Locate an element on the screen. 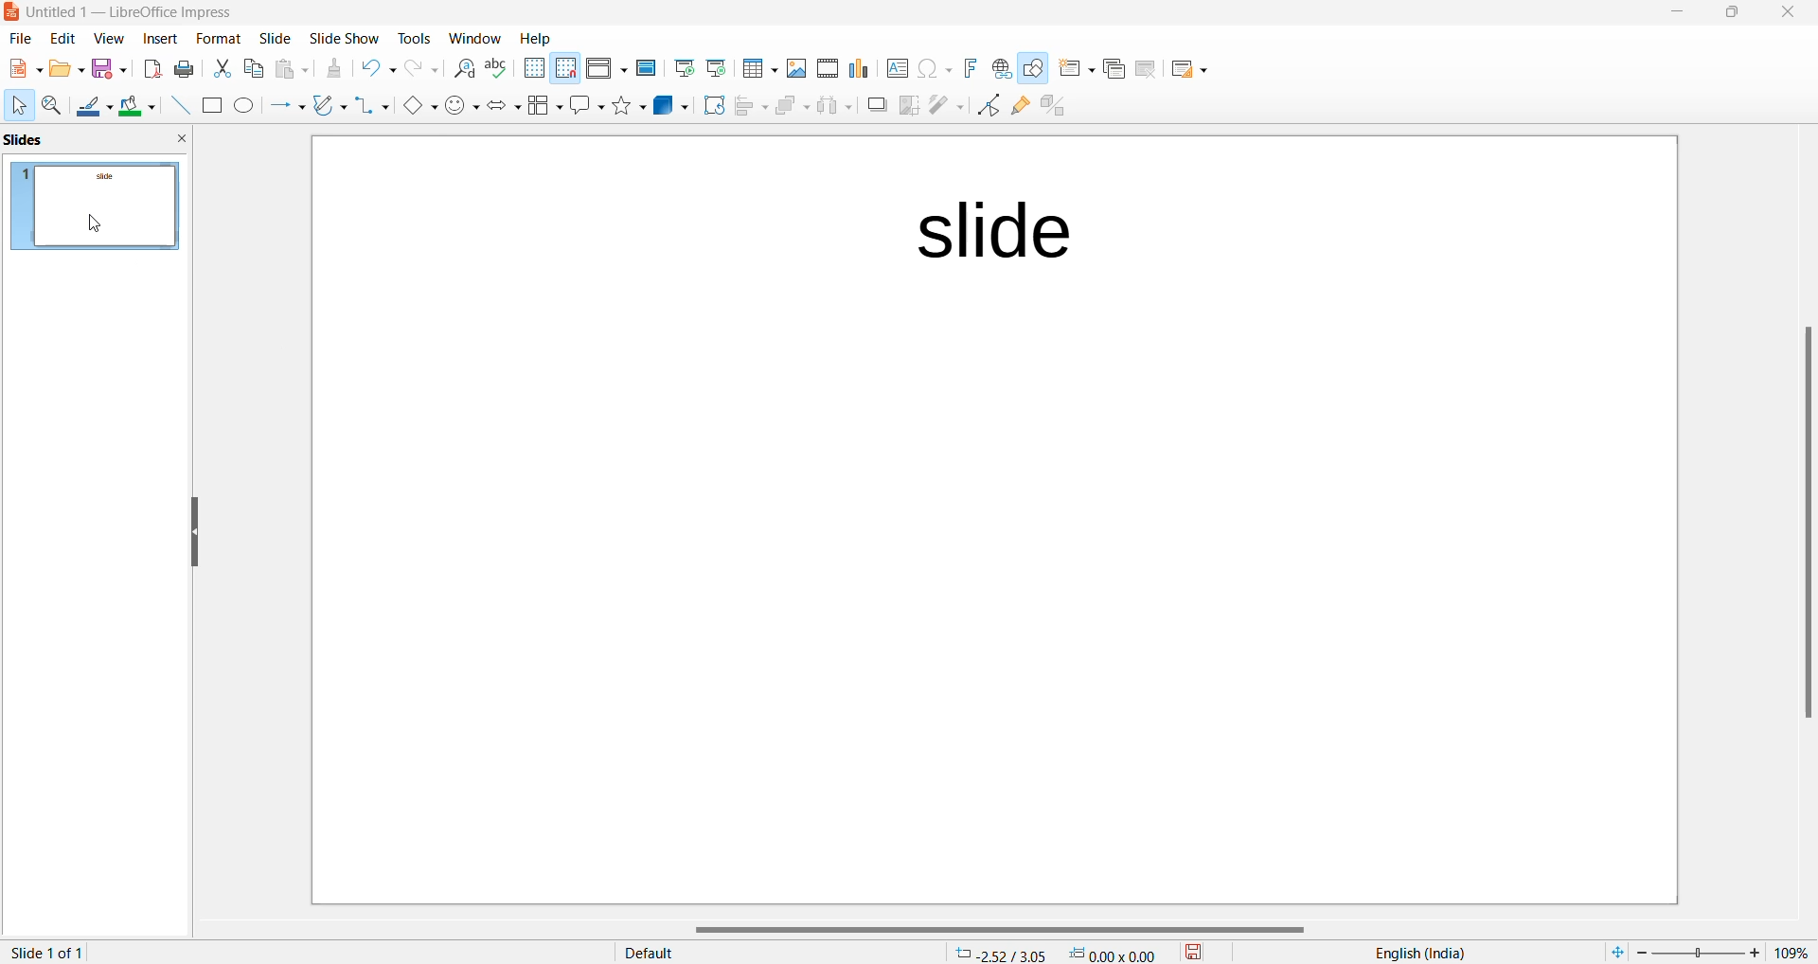 The height and width of the screenshot is (964, 1818). slide pane is located at coordinates (95, 142).